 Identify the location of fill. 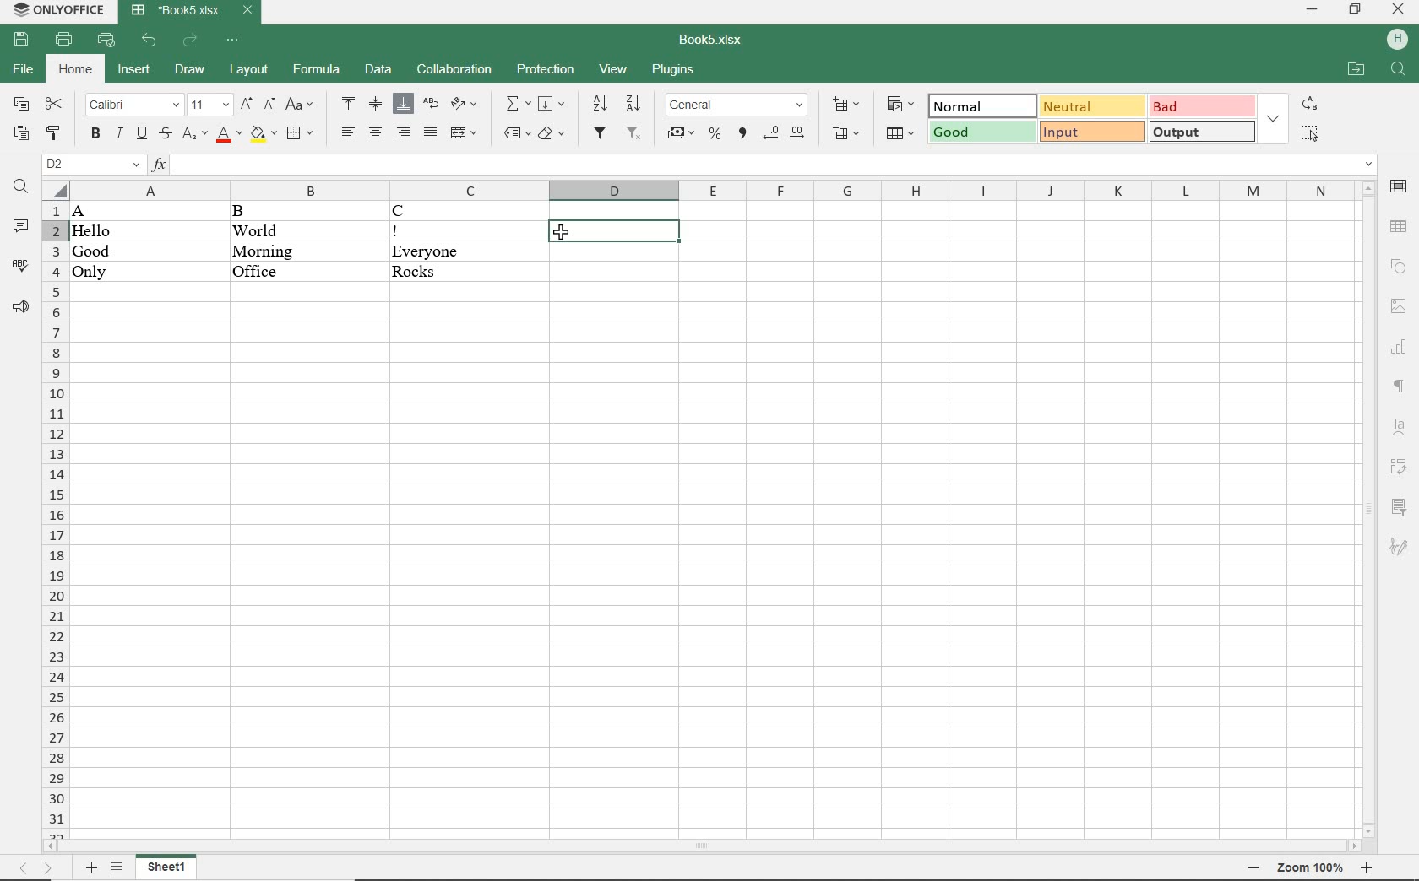
(552, 105).